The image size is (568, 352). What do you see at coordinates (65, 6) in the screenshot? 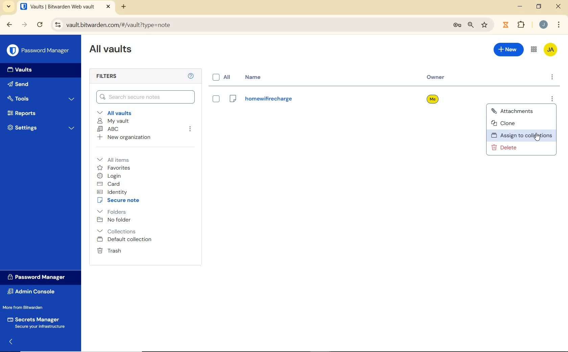
I see `open tab` at bounding box center [65, 6].